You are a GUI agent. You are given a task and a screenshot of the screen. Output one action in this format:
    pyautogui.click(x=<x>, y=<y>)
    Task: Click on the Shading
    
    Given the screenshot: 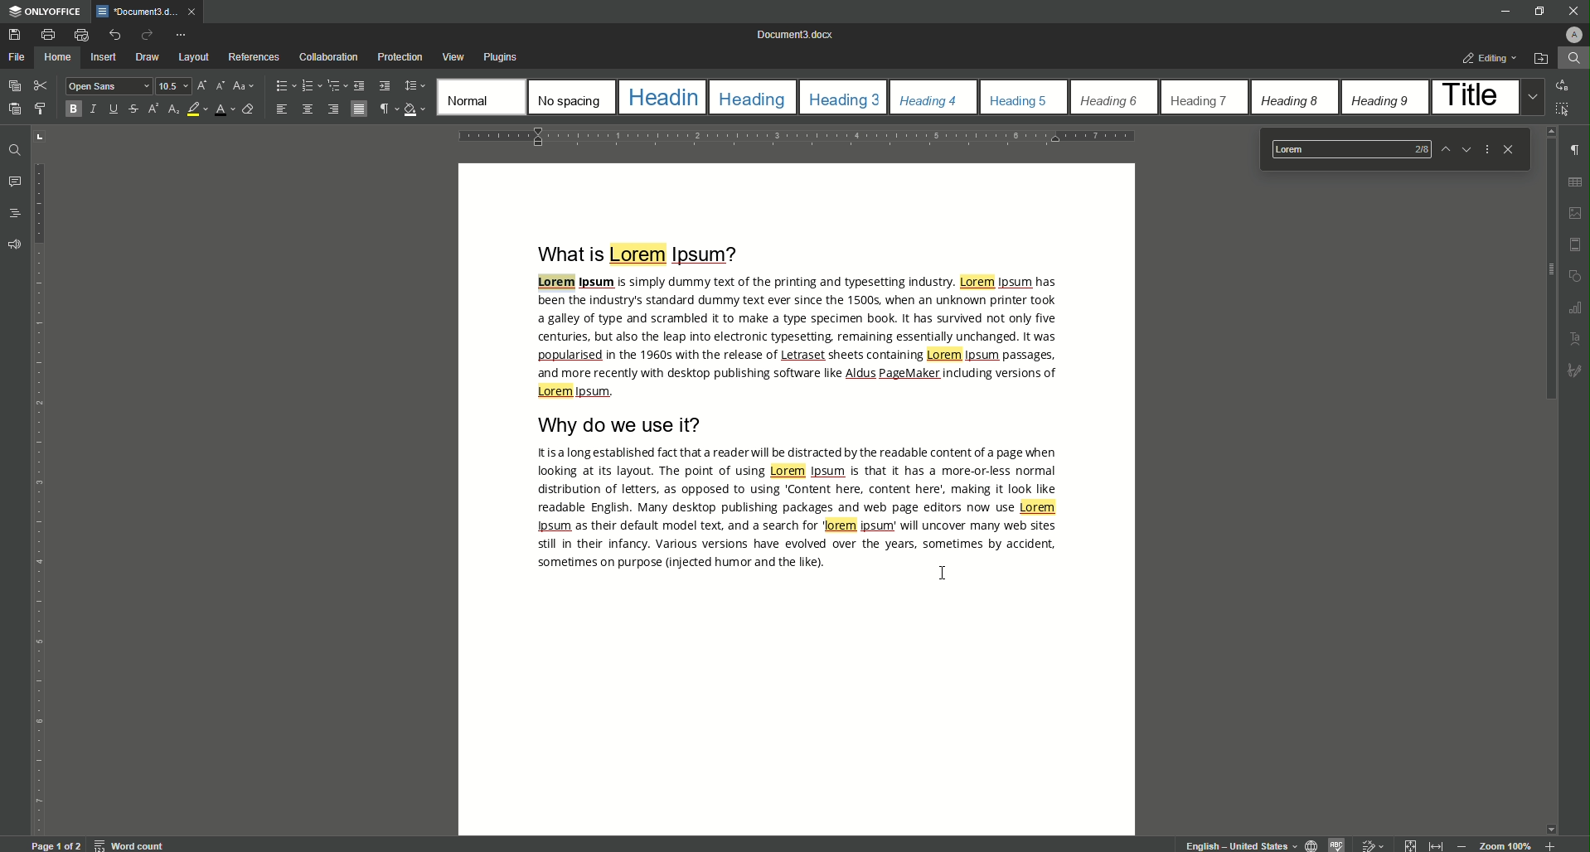 What is the action you would take?
    pyautogui.click(x=413, y=108)
    